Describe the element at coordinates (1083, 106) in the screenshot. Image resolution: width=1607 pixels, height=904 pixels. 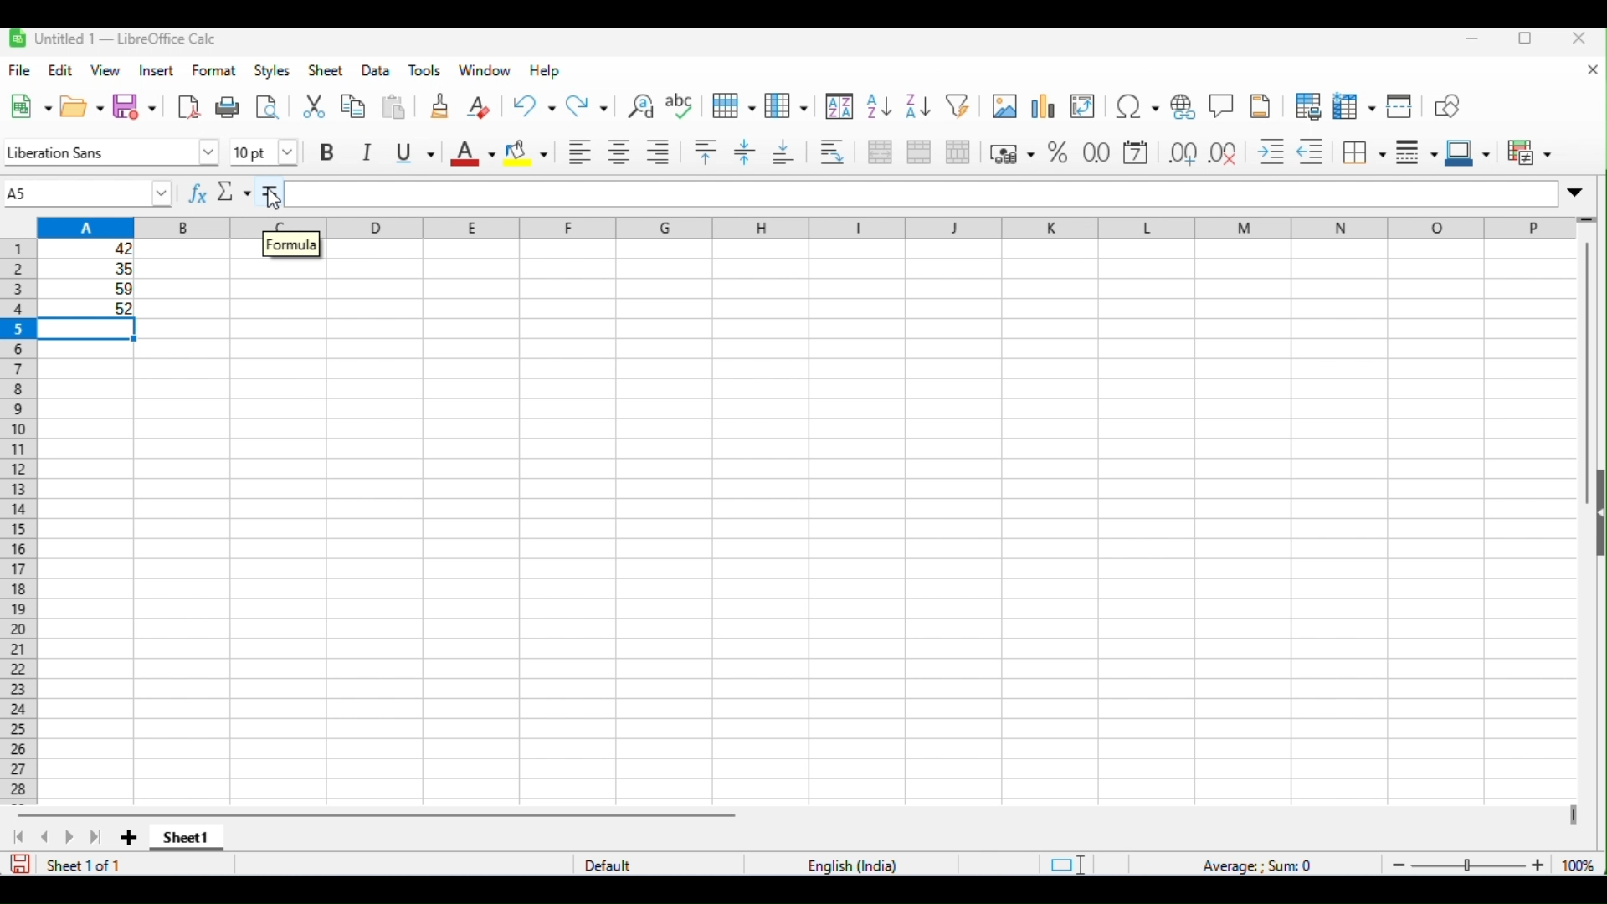
I see `insert or edit pivot table` at that location.